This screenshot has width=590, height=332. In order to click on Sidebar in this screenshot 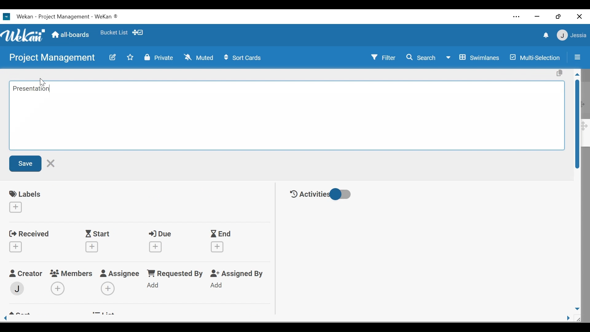, I will do `click(578, 57)`.